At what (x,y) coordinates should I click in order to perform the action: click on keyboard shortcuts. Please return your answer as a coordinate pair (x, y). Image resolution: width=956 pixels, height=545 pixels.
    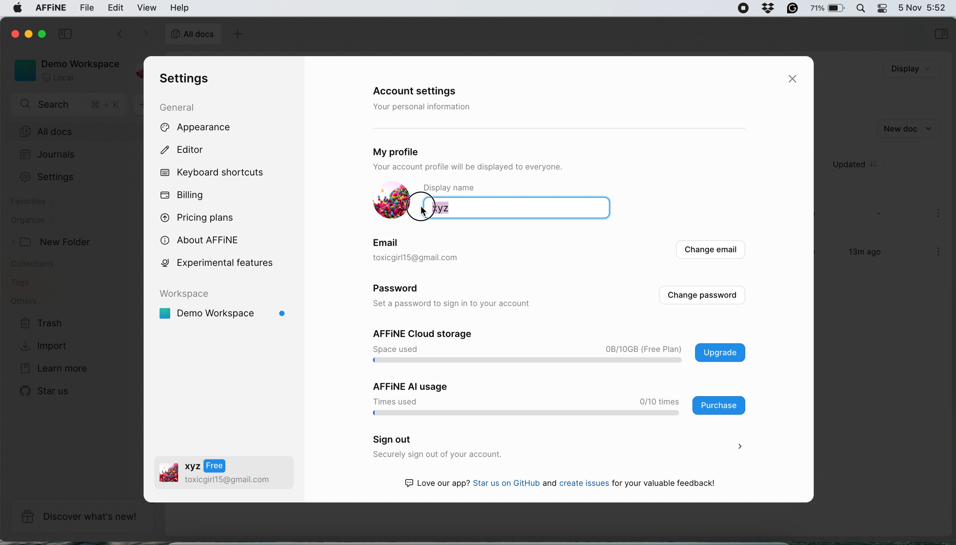
    Looking at the image, I should click on (215, 173).